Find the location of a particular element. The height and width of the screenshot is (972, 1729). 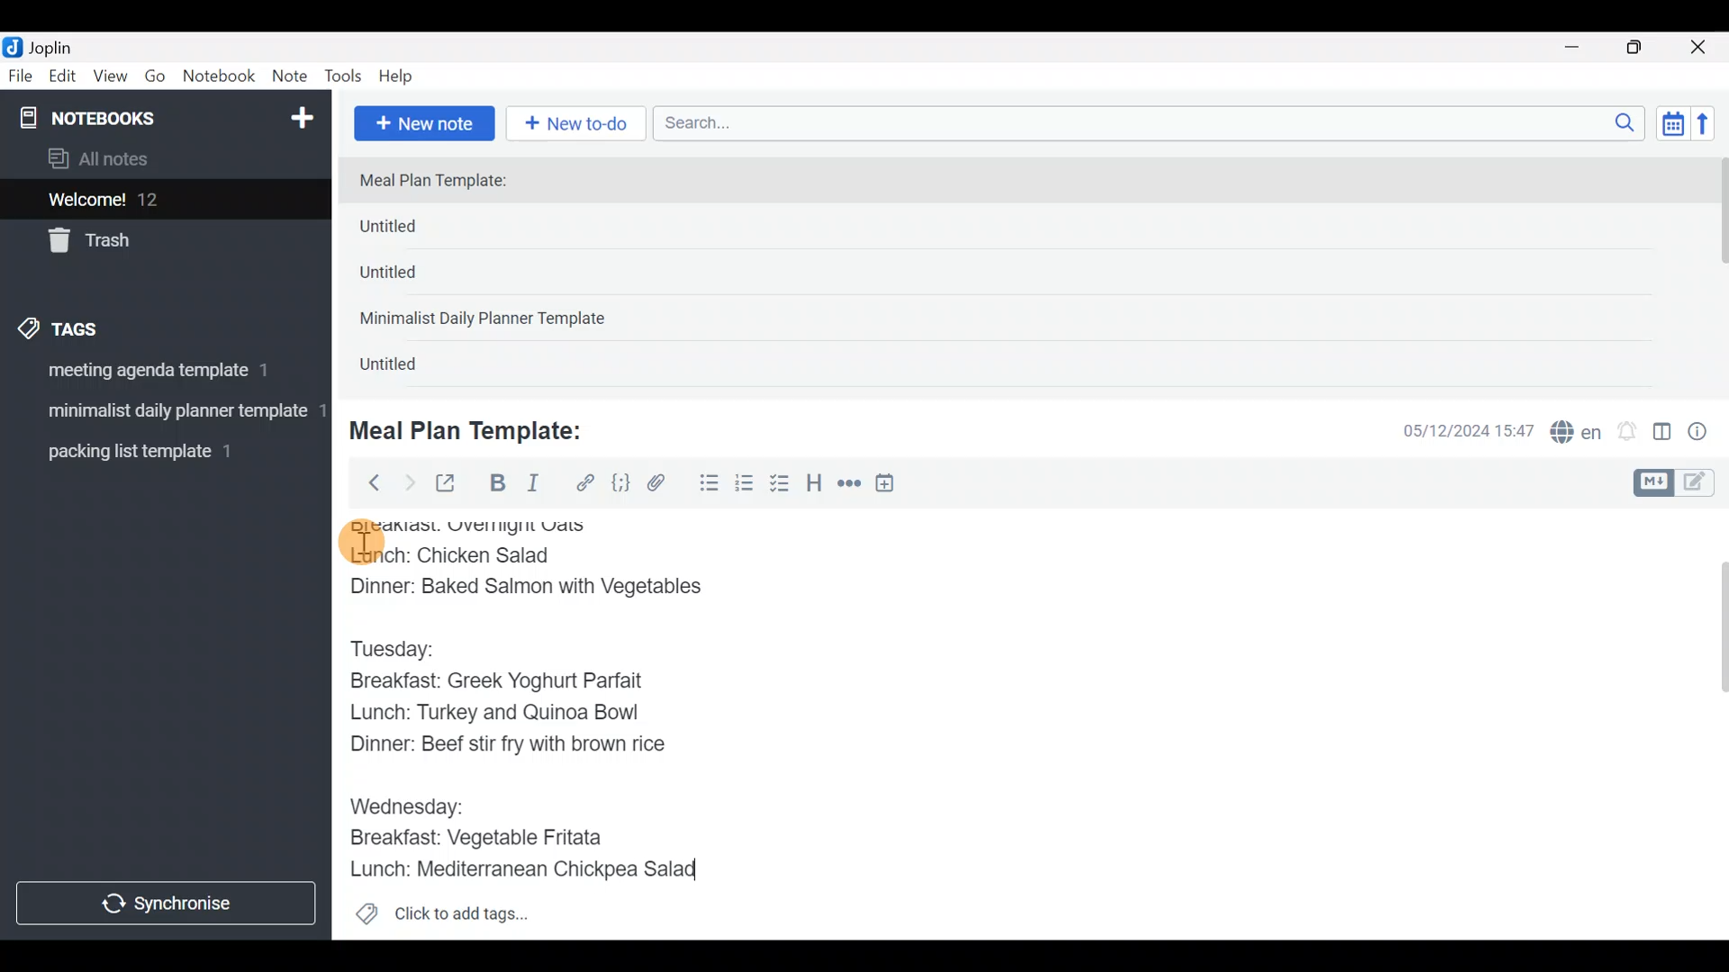

Bold is located at coordinates (496, 485).